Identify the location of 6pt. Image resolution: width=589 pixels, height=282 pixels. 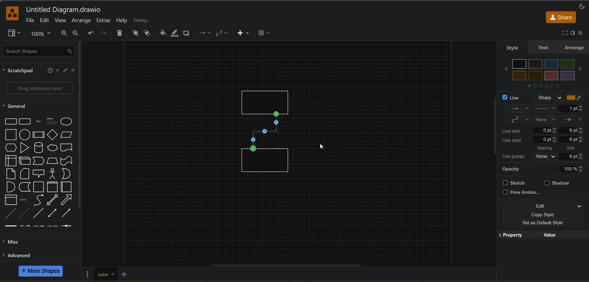
(574, 156).